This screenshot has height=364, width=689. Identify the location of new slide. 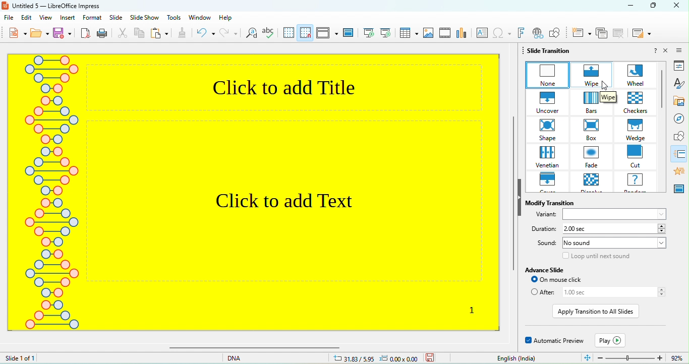
(581, 33).